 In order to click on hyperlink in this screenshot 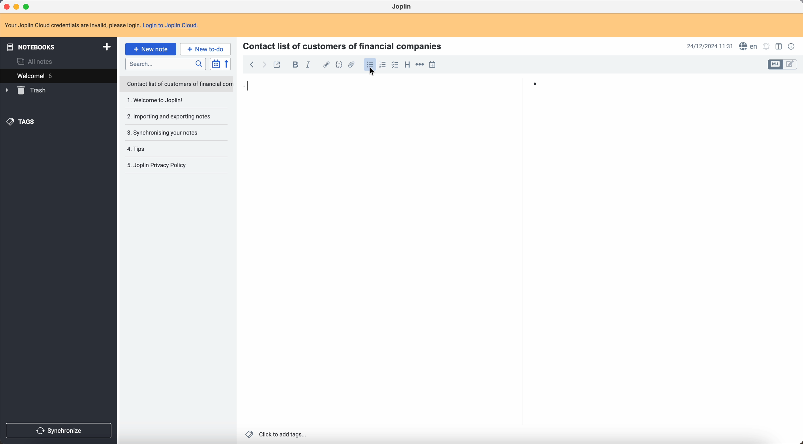, I will do `click(326, 65)`.